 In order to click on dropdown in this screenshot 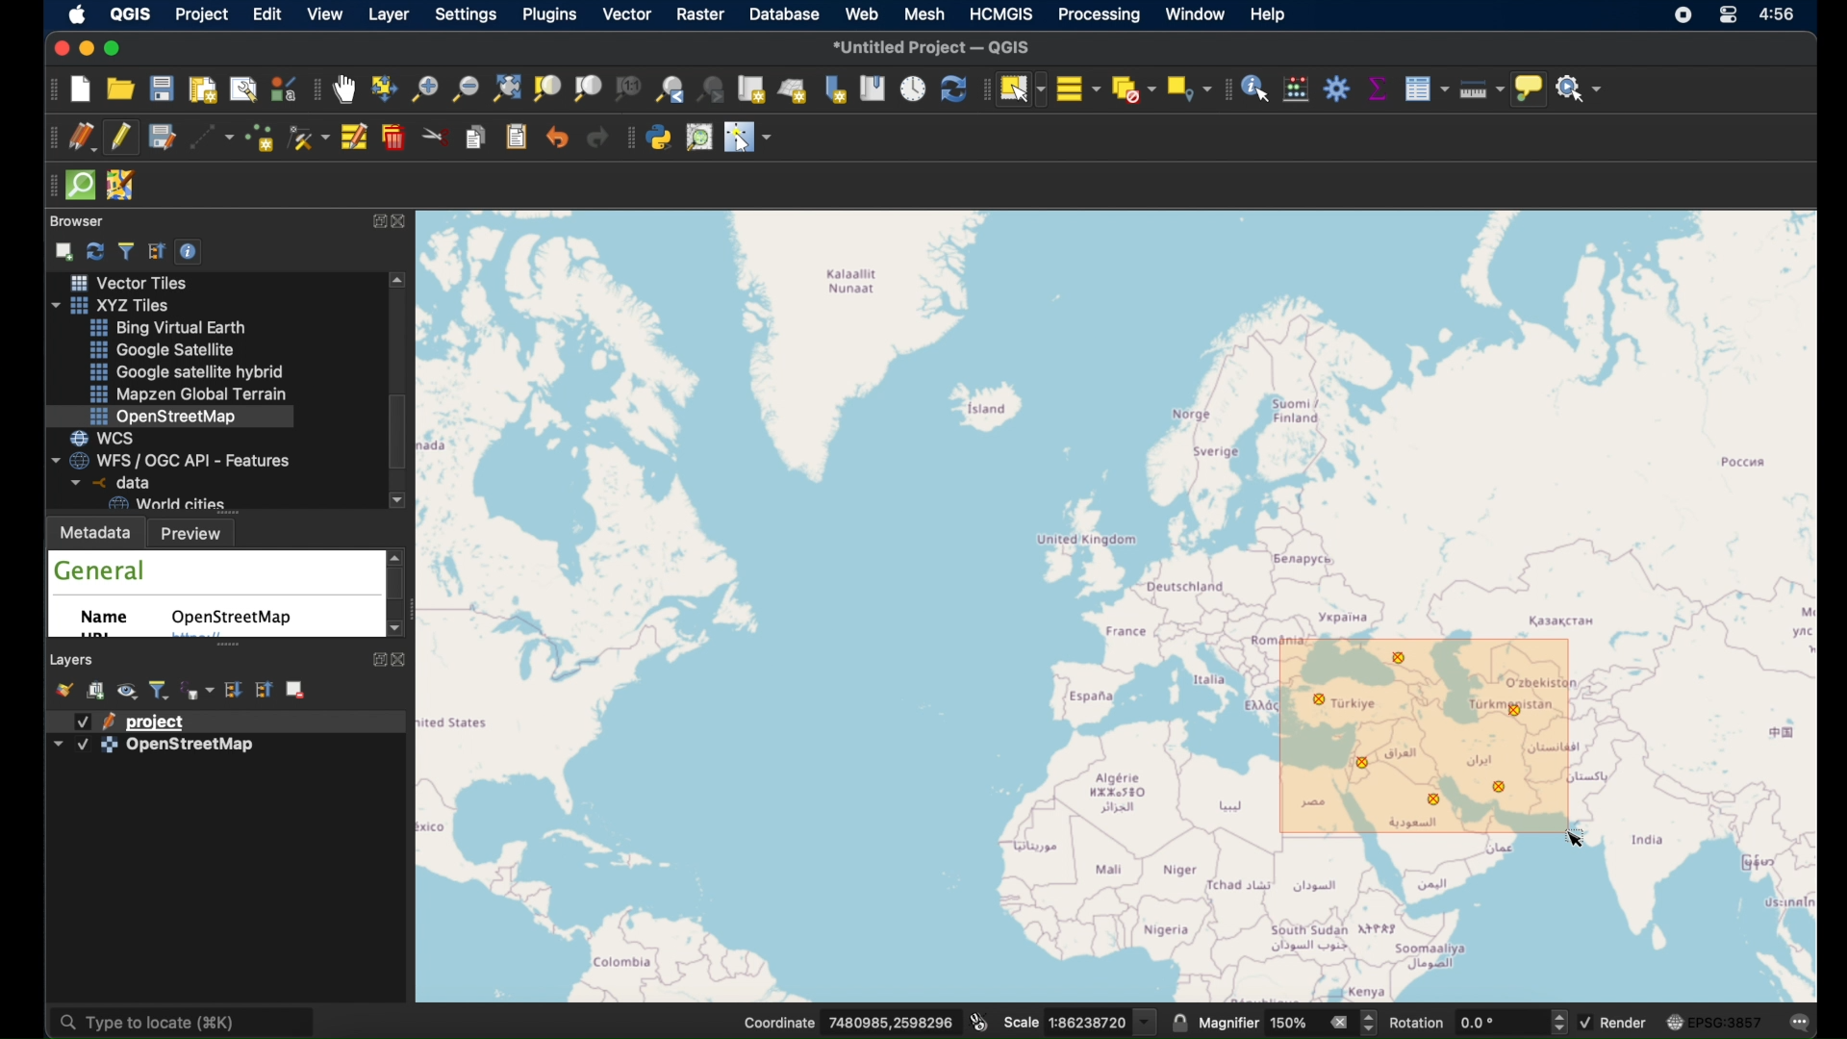, I will do `click(57, 743)`.